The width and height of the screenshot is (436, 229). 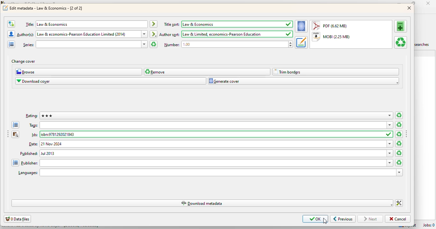 I want to click on edit metadata, so click(x=47, y=8).